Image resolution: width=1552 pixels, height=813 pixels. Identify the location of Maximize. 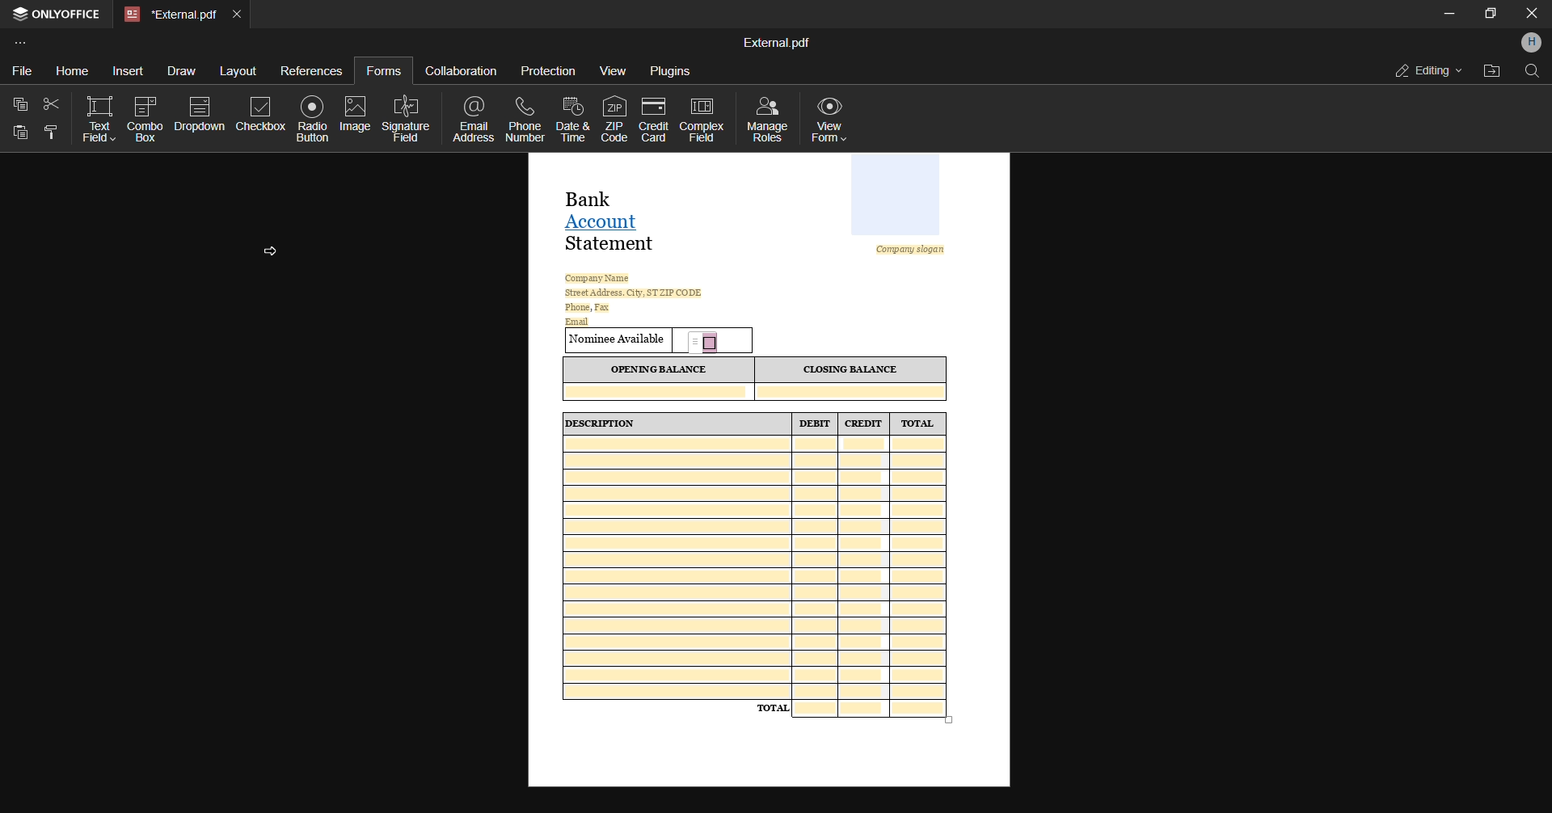
(1491, 15).